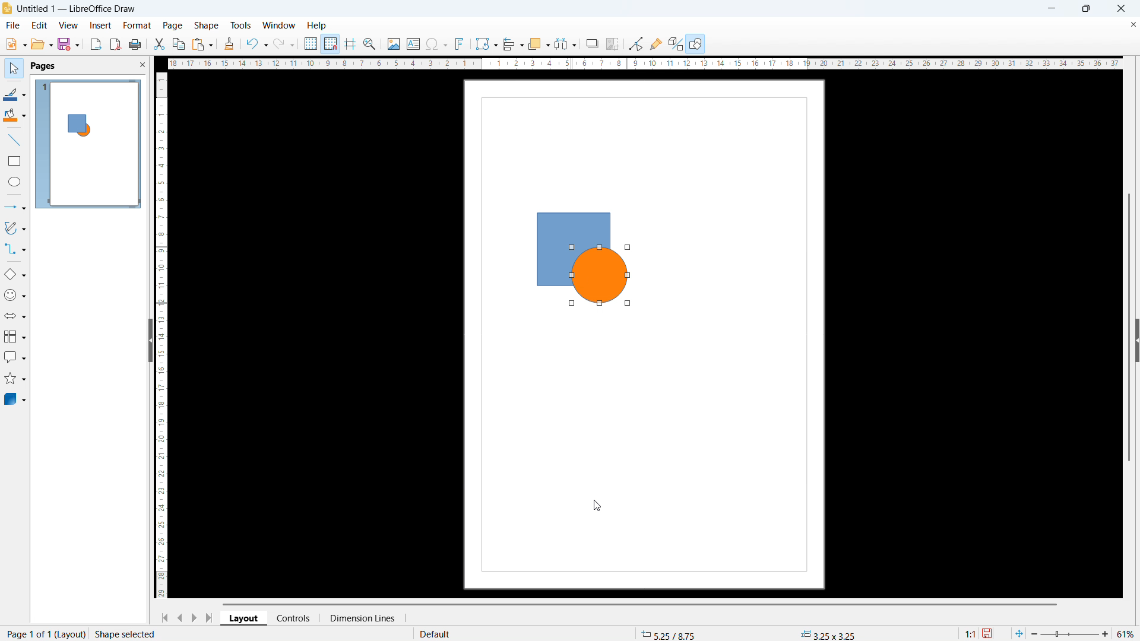  I want to click on redo, so click(285, 43).